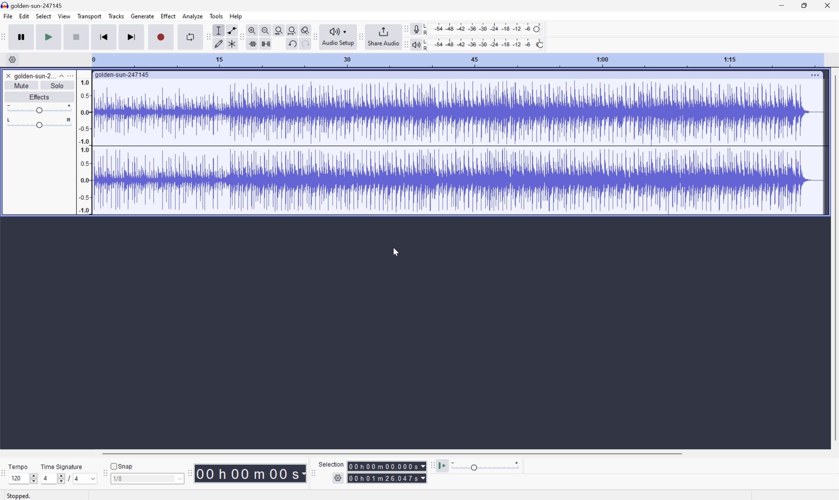 This screenshot has width=839, height=500. Describe the element at coordinates (84, 146) in the screenshot. I see `Frequencies` at that location.